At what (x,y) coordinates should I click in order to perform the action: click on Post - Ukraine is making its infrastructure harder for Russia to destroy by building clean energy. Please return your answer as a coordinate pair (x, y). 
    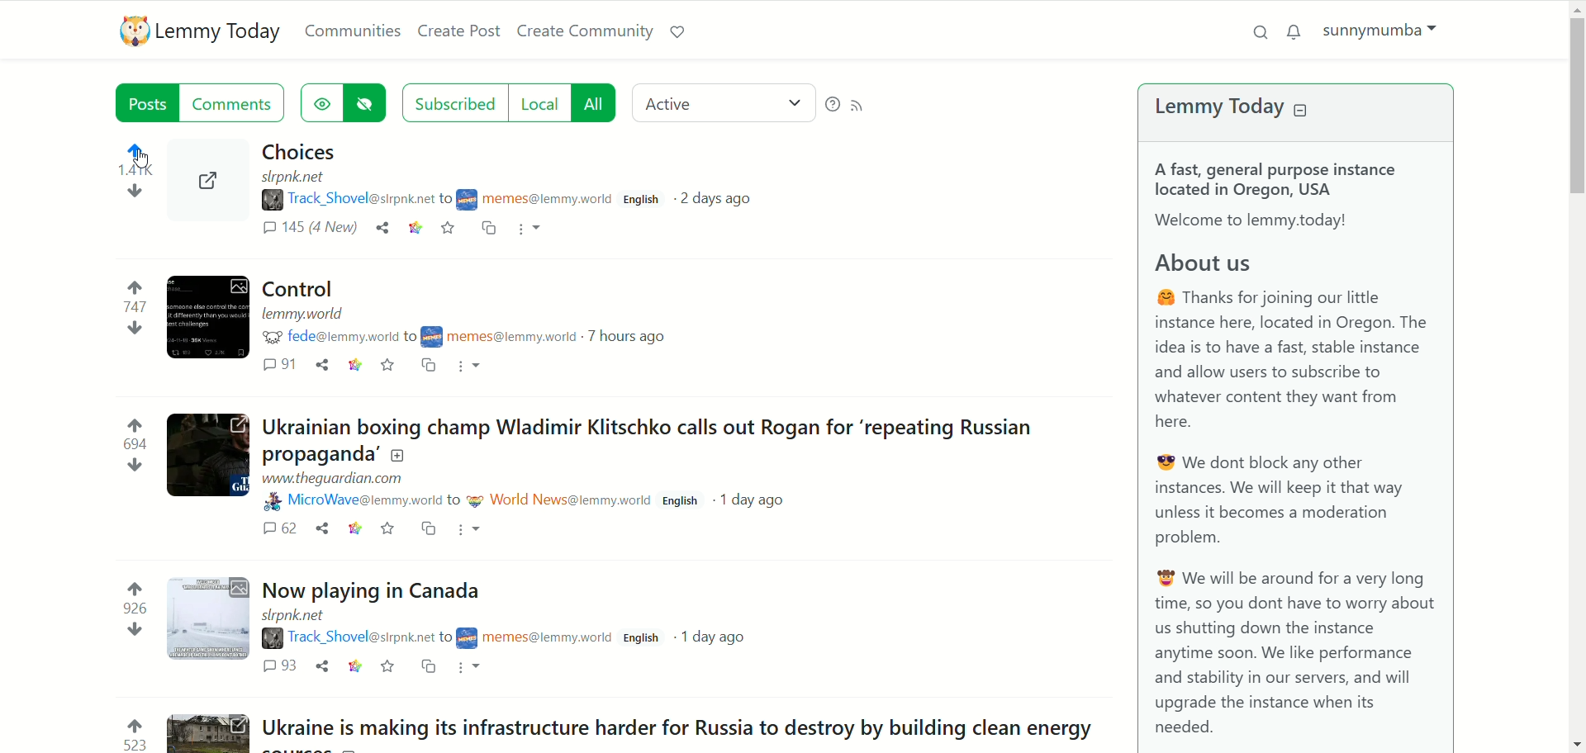
    Looking at the image, I should click on (687, 728).